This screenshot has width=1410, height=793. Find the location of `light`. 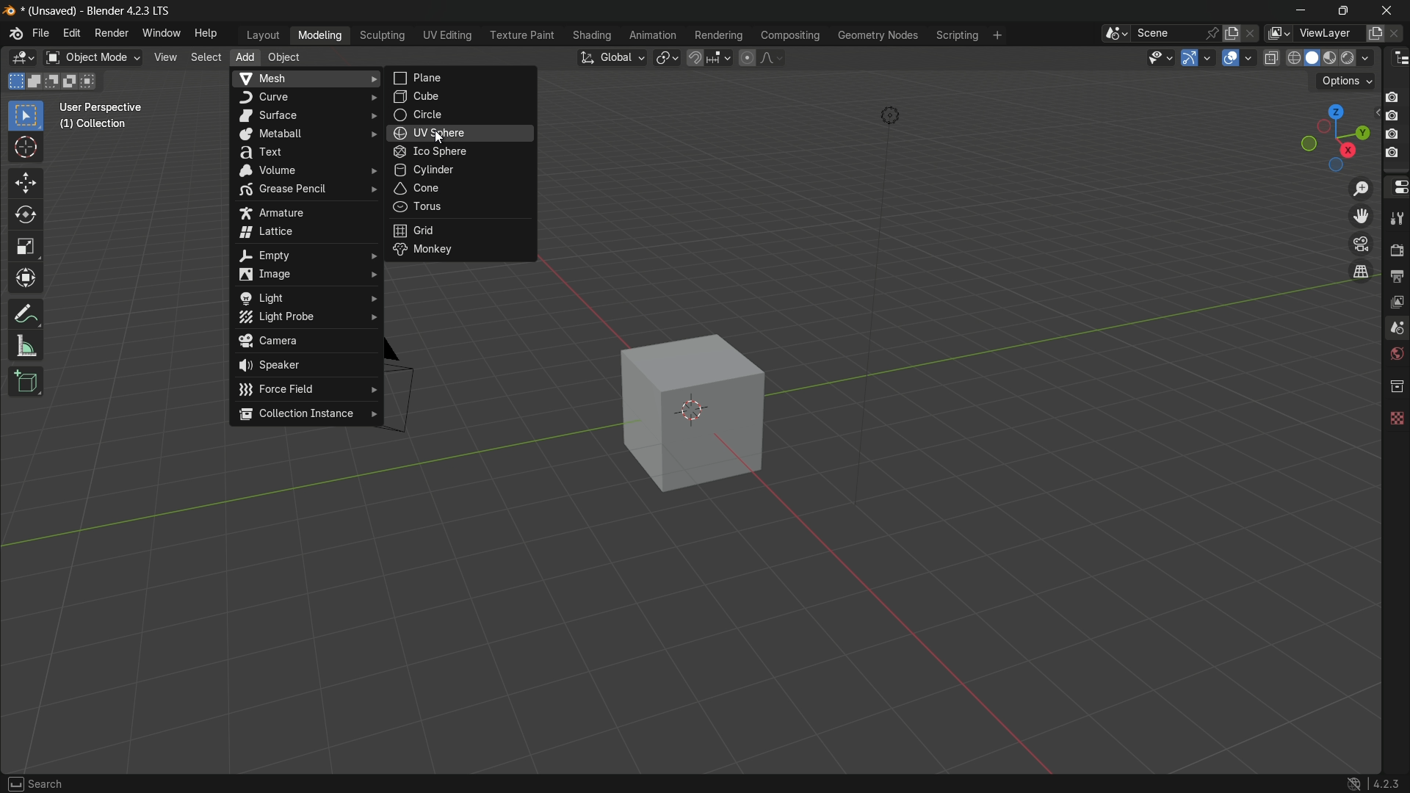

light is located at coordinates (894, 114).